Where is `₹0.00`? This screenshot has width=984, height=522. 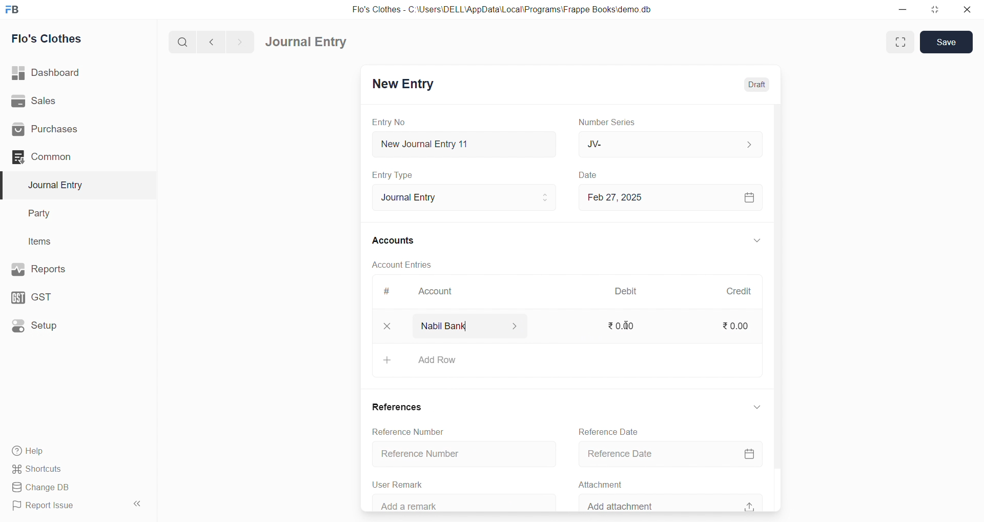
₹0.00 is located at coordinates (737, 326).